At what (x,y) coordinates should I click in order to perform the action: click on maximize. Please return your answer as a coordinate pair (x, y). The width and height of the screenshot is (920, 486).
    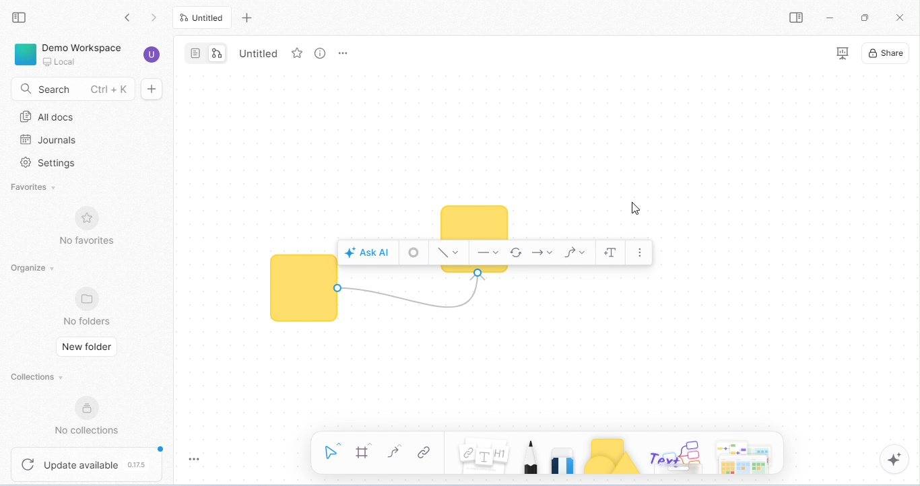
    Looking at the image, I should click on (865, 18).